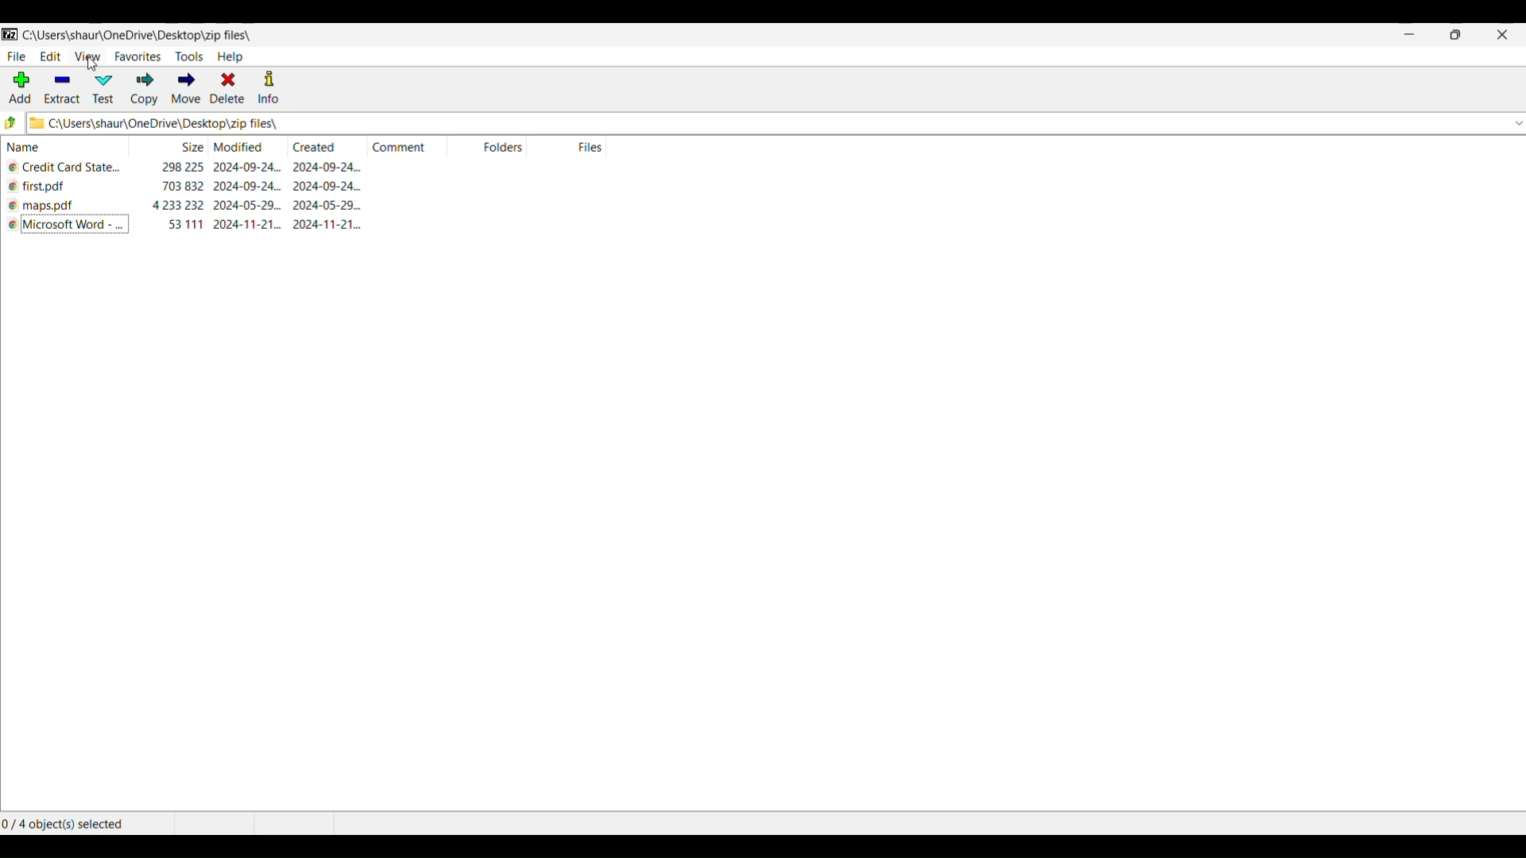 This screenshot has height=858, width=1526. Describe the element at coordinates (87, 60) in the screenshot. I see `view` at that location.